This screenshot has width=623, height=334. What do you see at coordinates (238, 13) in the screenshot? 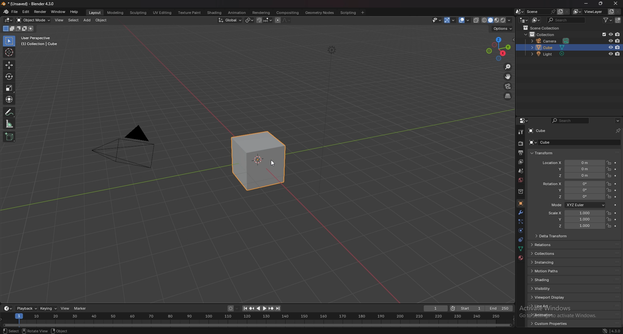
I see `animation` at bounding box center [238, 13].